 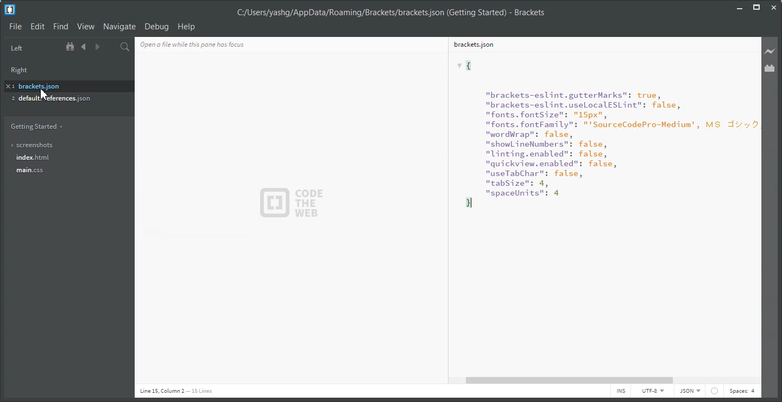 I want to click on Debug, so click(x=156, y=27).